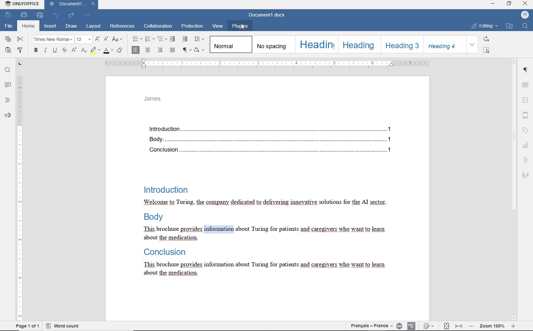 This screenshot has height=331, width=533. Describe the element at coordinates (7, 85) in the screenshot. I see `COMMENTS` at that location.